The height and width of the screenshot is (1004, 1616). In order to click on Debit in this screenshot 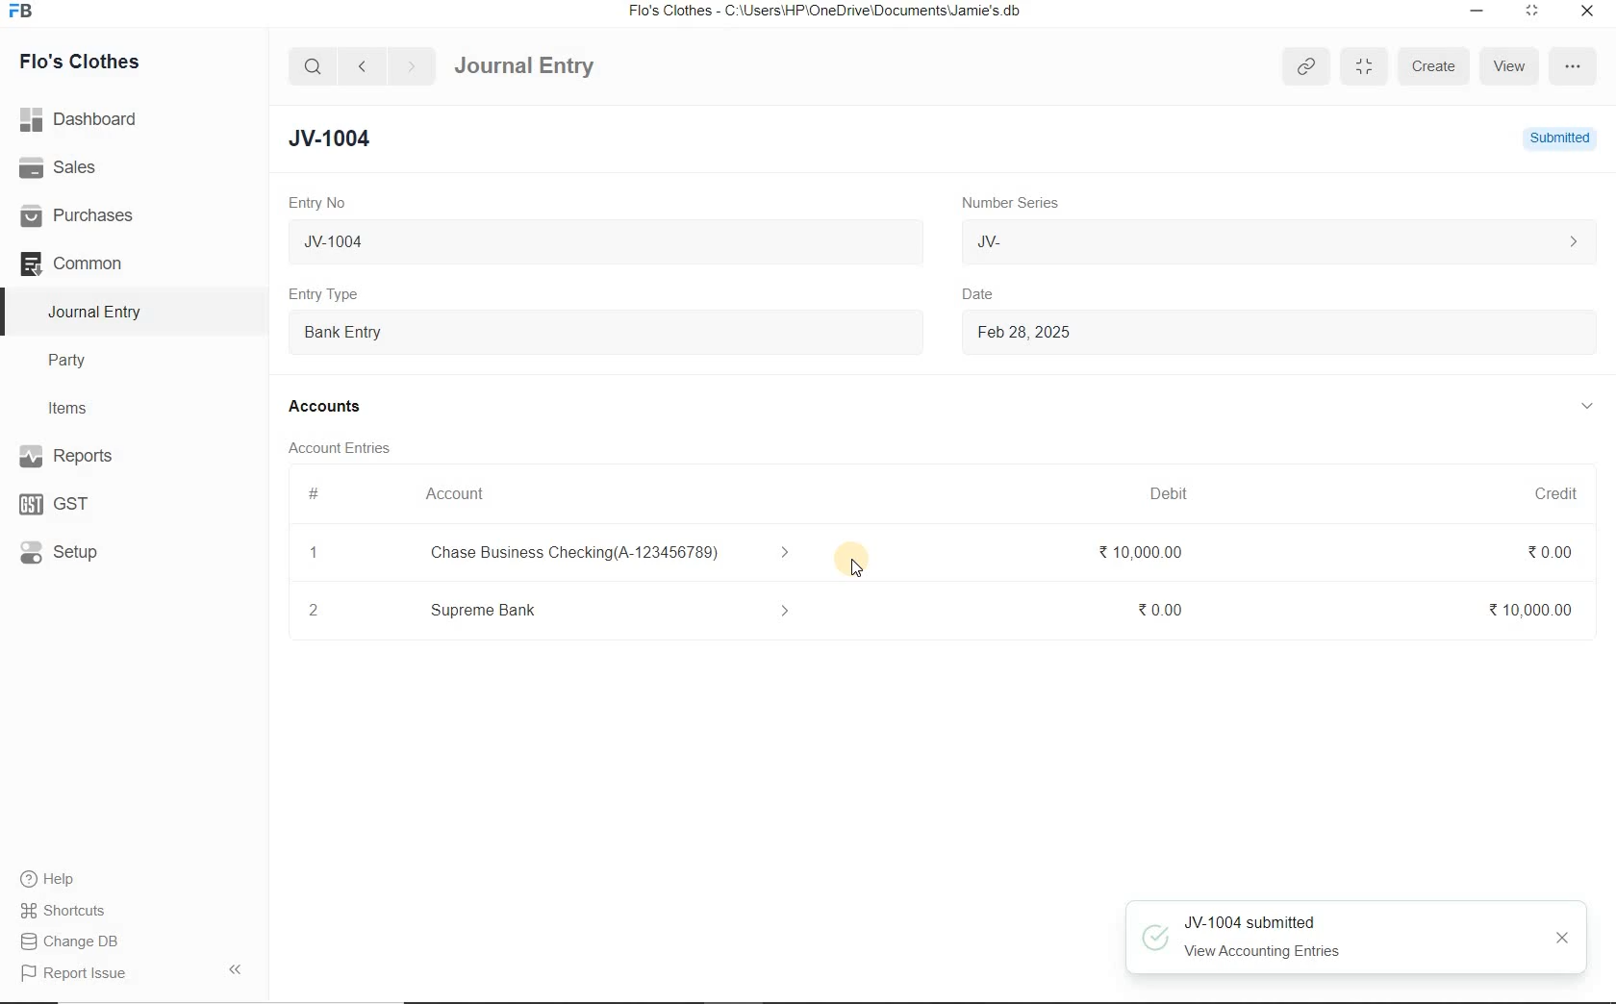, I will do `click(1171, 493)`.